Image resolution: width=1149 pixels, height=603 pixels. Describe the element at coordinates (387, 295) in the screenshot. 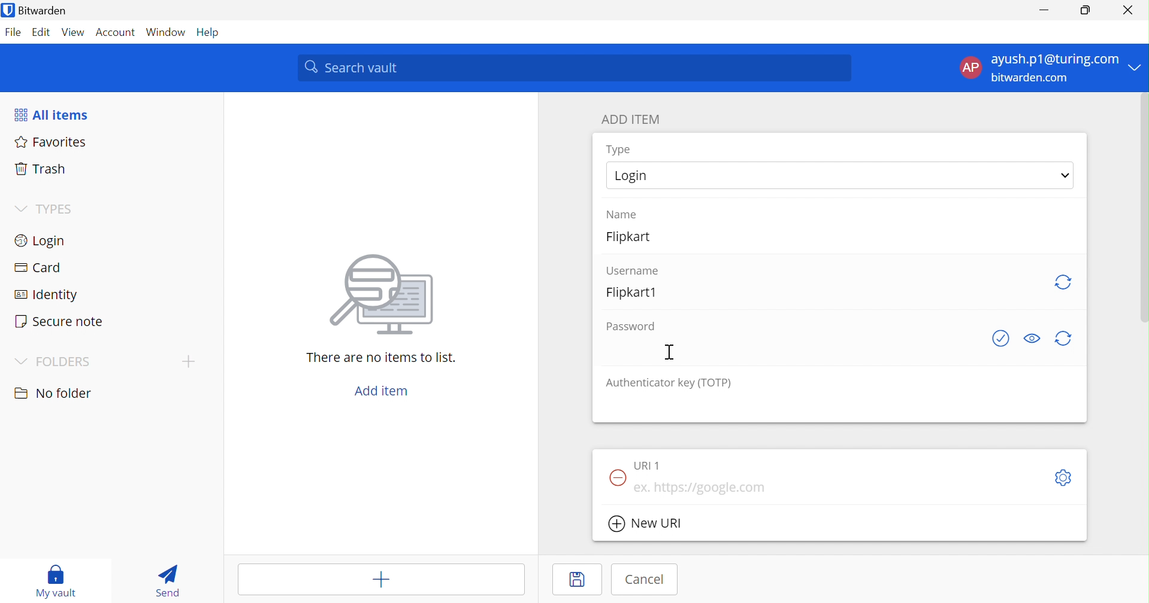

I see `image` at that location.